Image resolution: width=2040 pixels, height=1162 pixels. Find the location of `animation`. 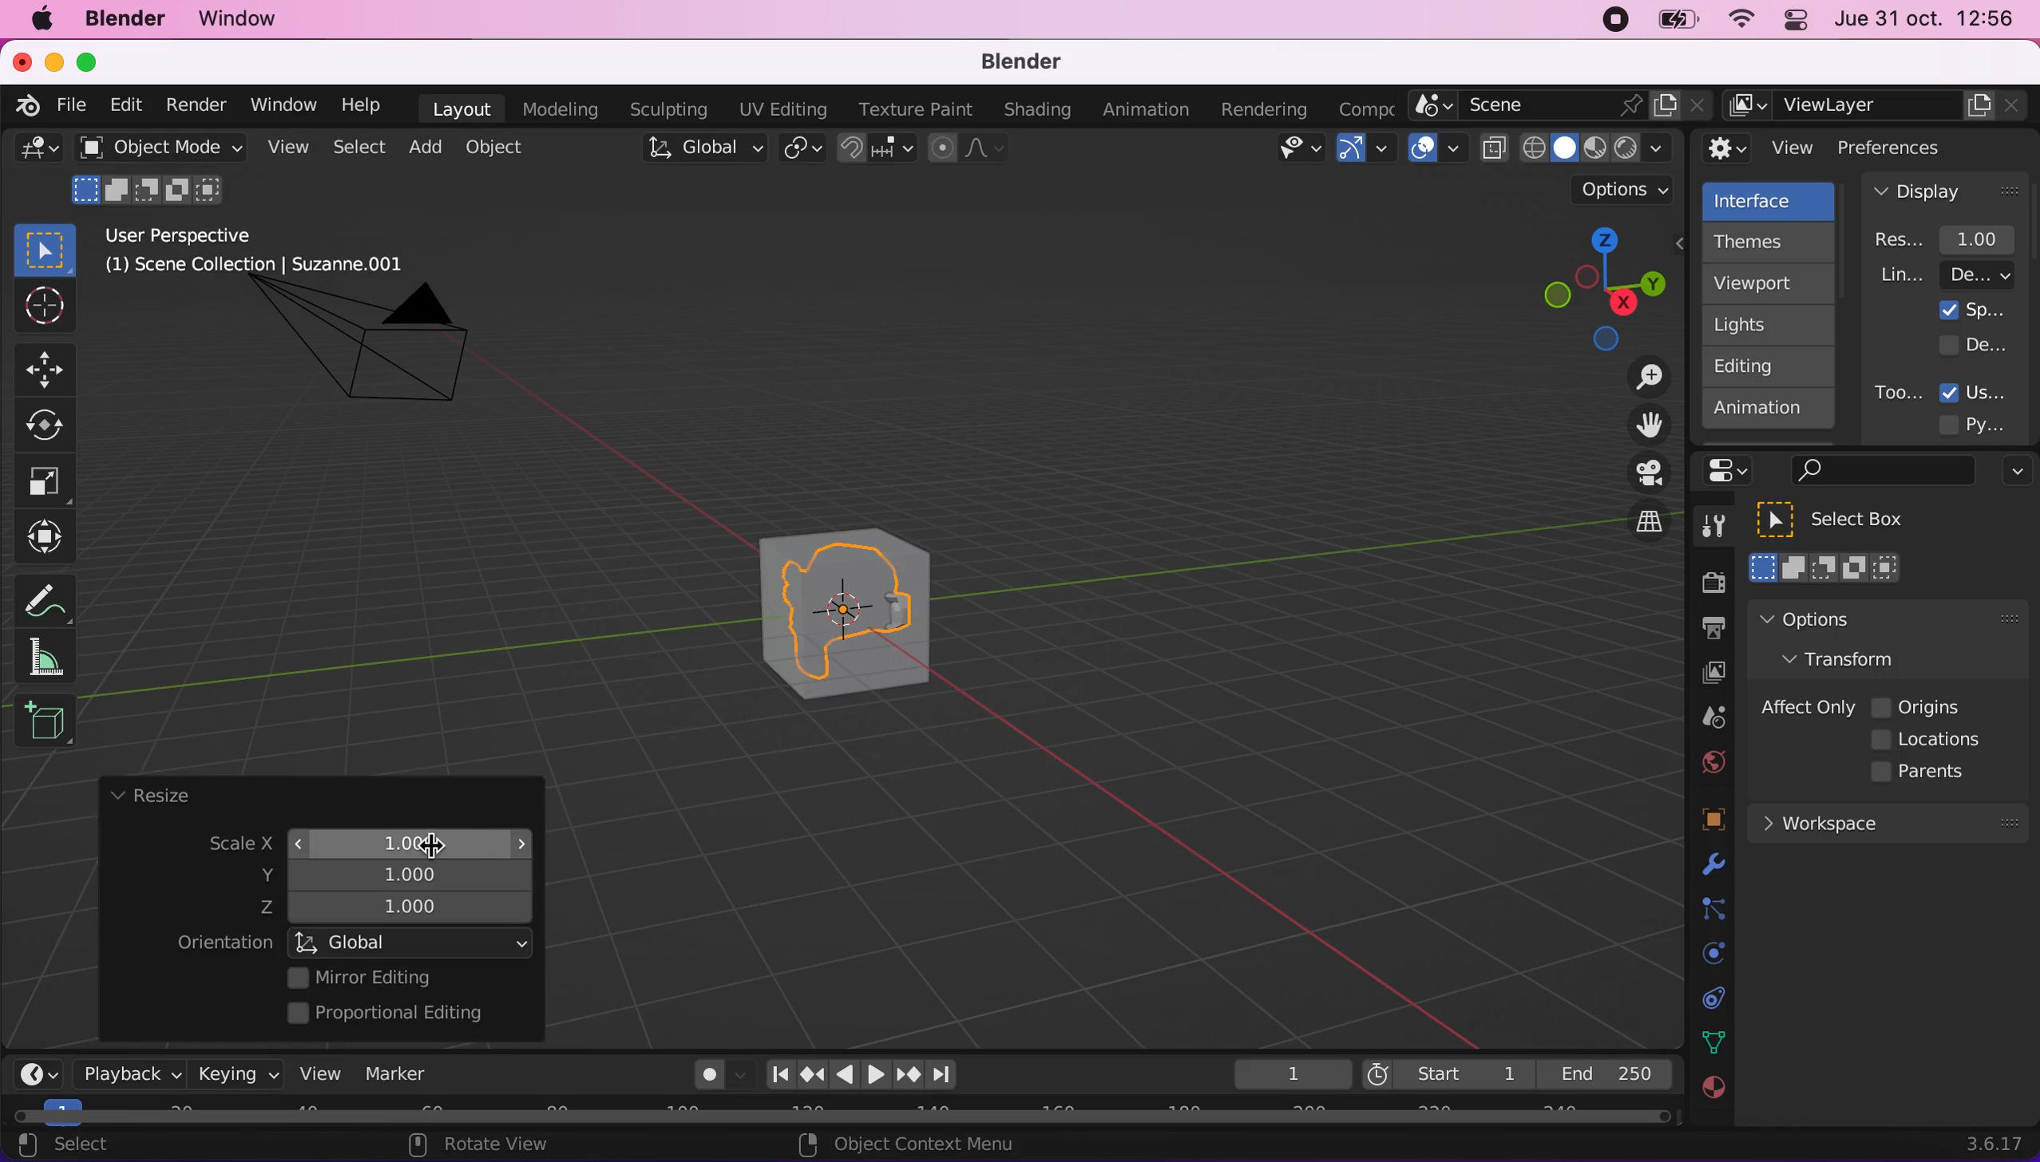

animation is located at coordinates (1769, 413).